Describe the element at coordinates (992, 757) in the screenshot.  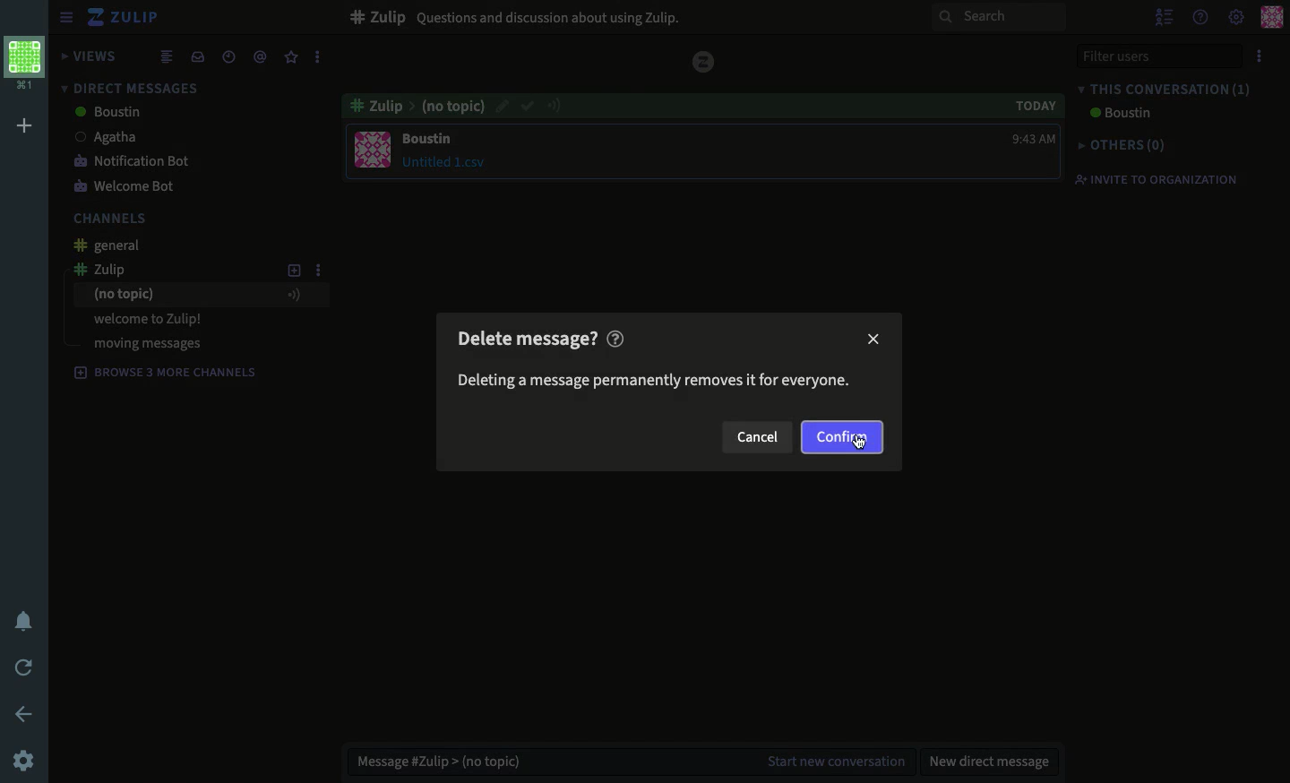
I see `new direct message ` at that location.